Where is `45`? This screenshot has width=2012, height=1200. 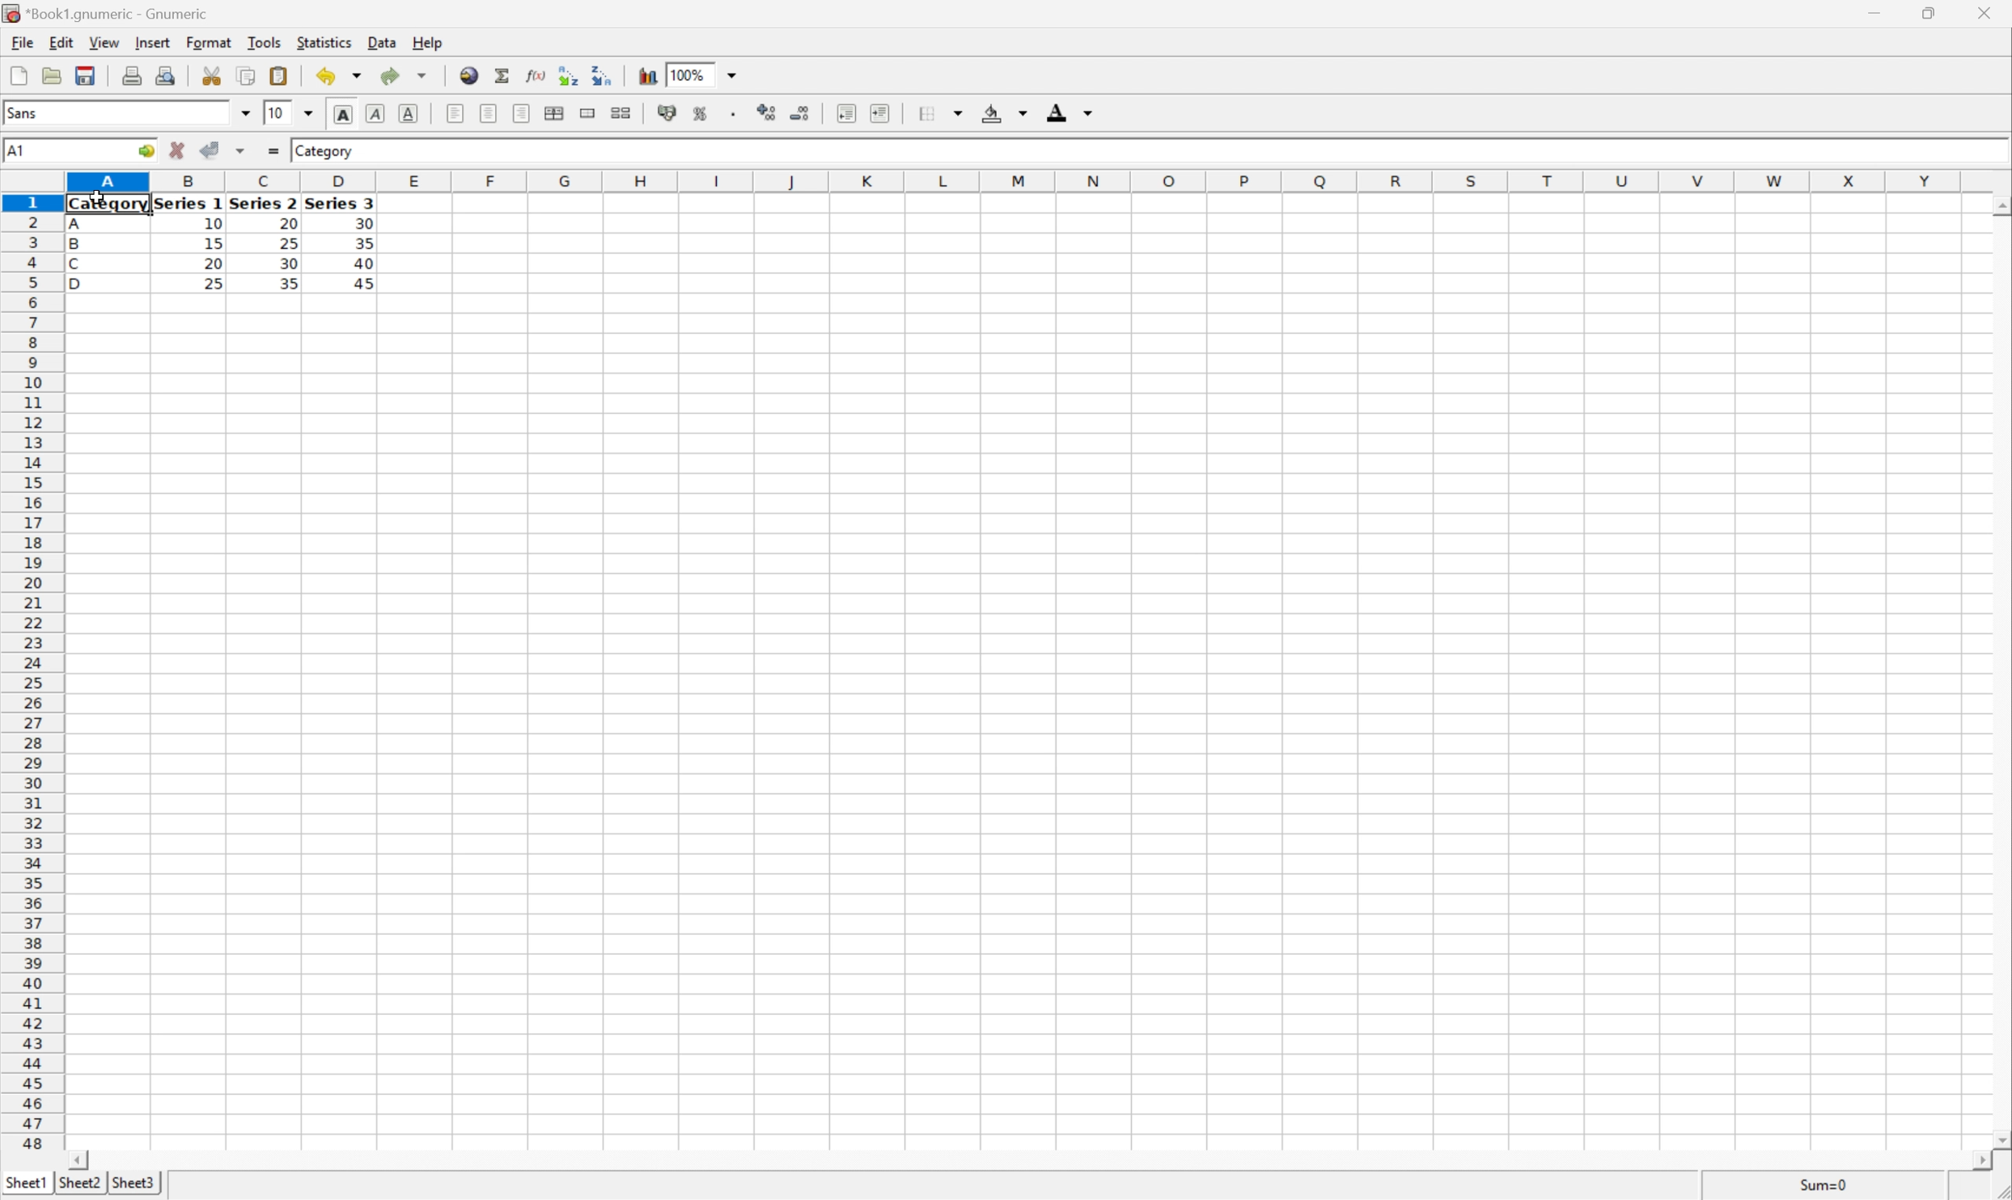
45 is located at coordinates (363, 282).